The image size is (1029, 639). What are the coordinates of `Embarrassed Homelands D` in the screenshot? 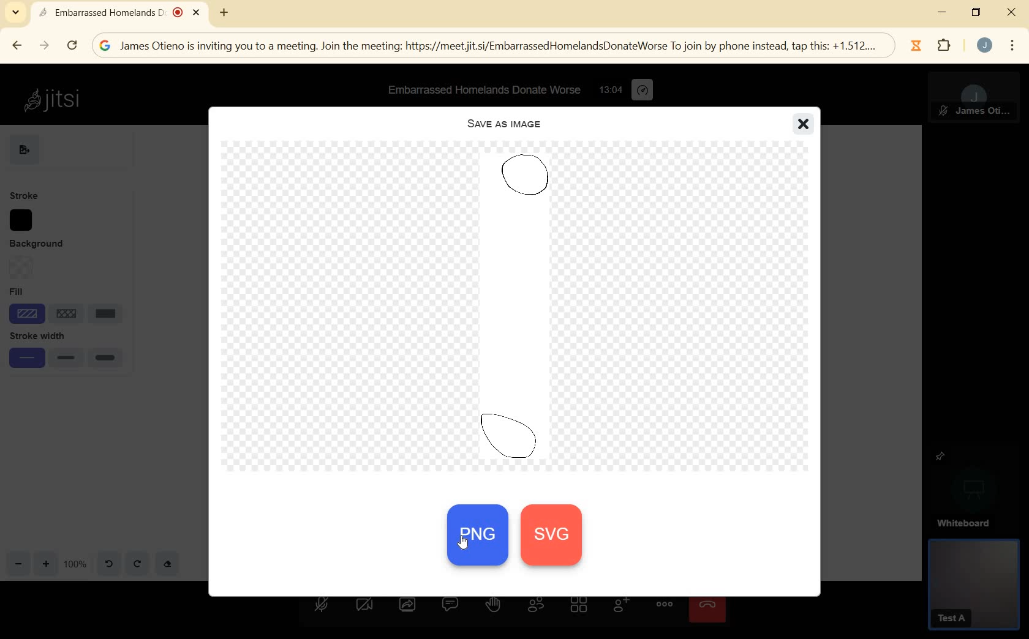 It's located at (119, 13).